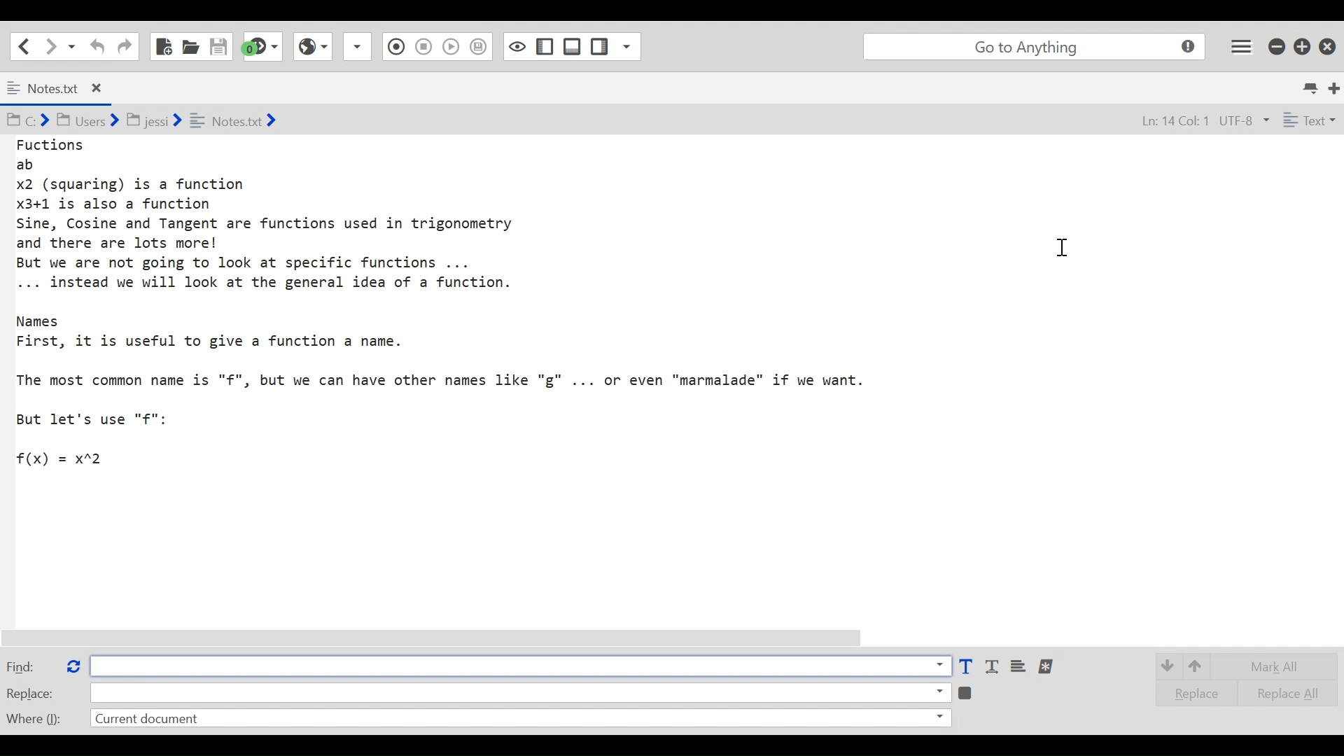 The height and width of the screenshot is (756, 1344). What do you see at coordinates (1037, 47) in the screenshot?
I see `go to anything` at bounding box center [1037, 47].